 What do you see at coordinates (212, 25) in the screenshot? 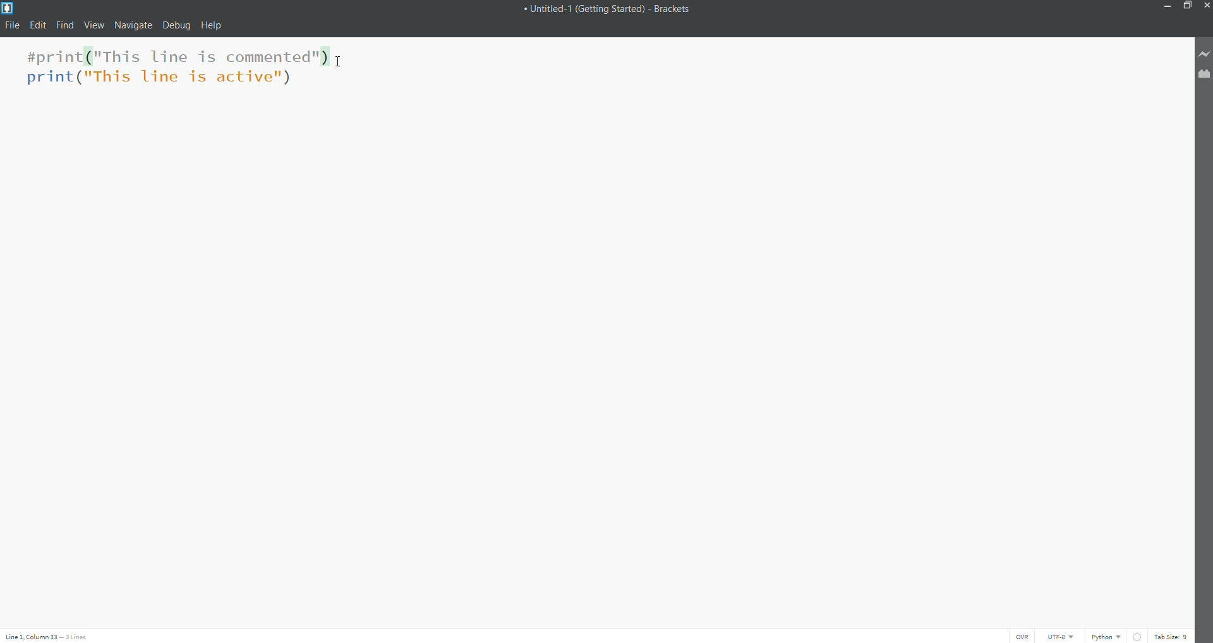
I see `Help` at bounding box center [212, 25].